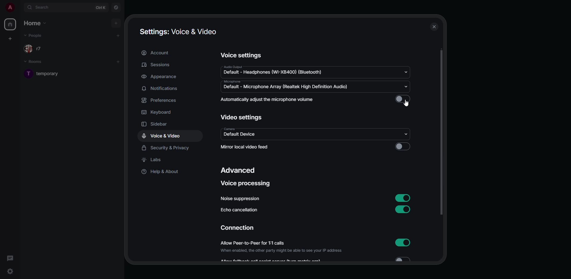  Describe the element at coordinates (277, 70) in the screenshot. I see `audio output` at that location.